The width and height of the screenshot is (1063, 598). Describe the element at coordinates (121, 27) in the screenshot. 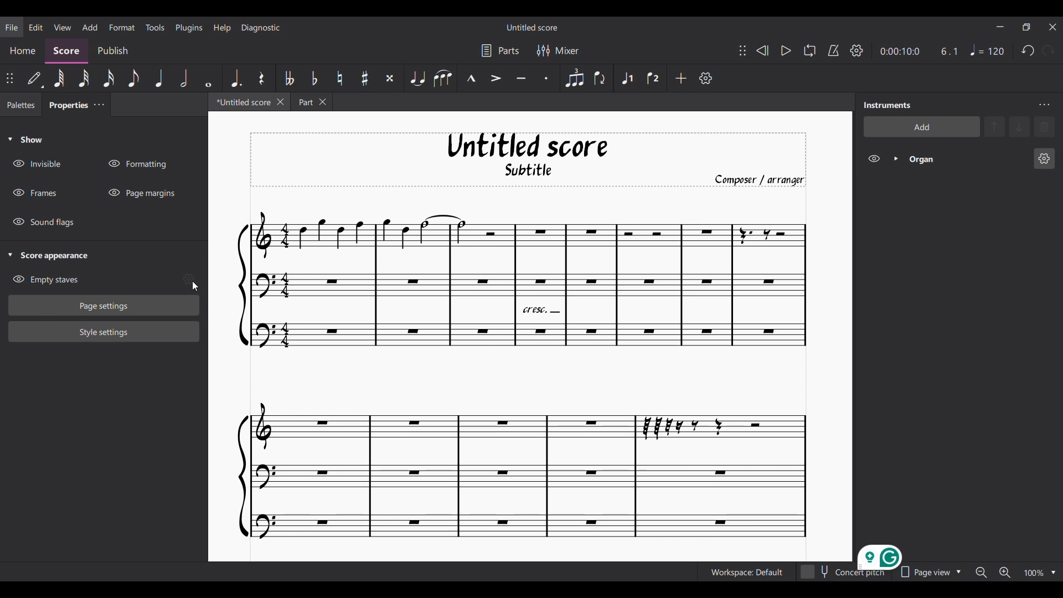

I see `Format menu` at that location.